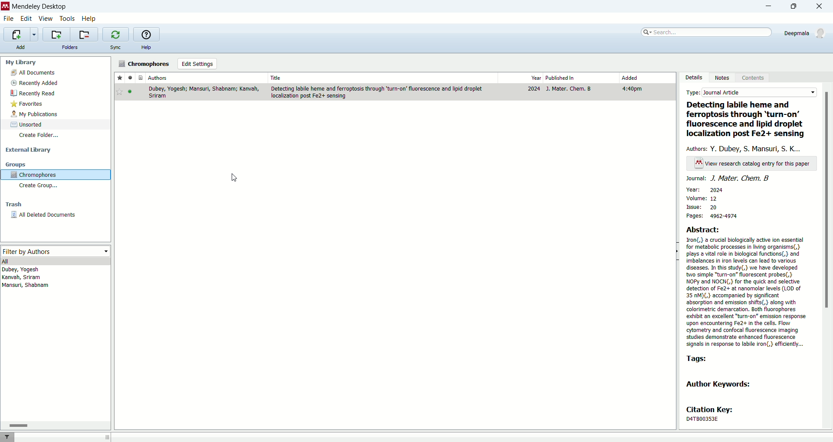  I want to click on volume: 12, so click(701, 198).